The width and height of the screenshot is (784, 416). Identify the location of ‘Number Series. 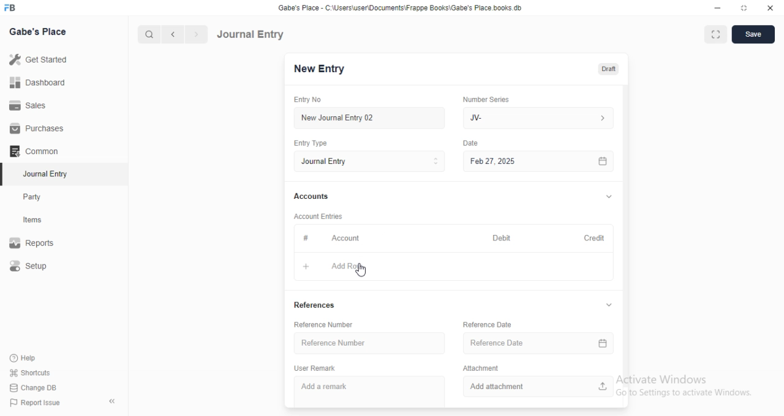
(486, 99).